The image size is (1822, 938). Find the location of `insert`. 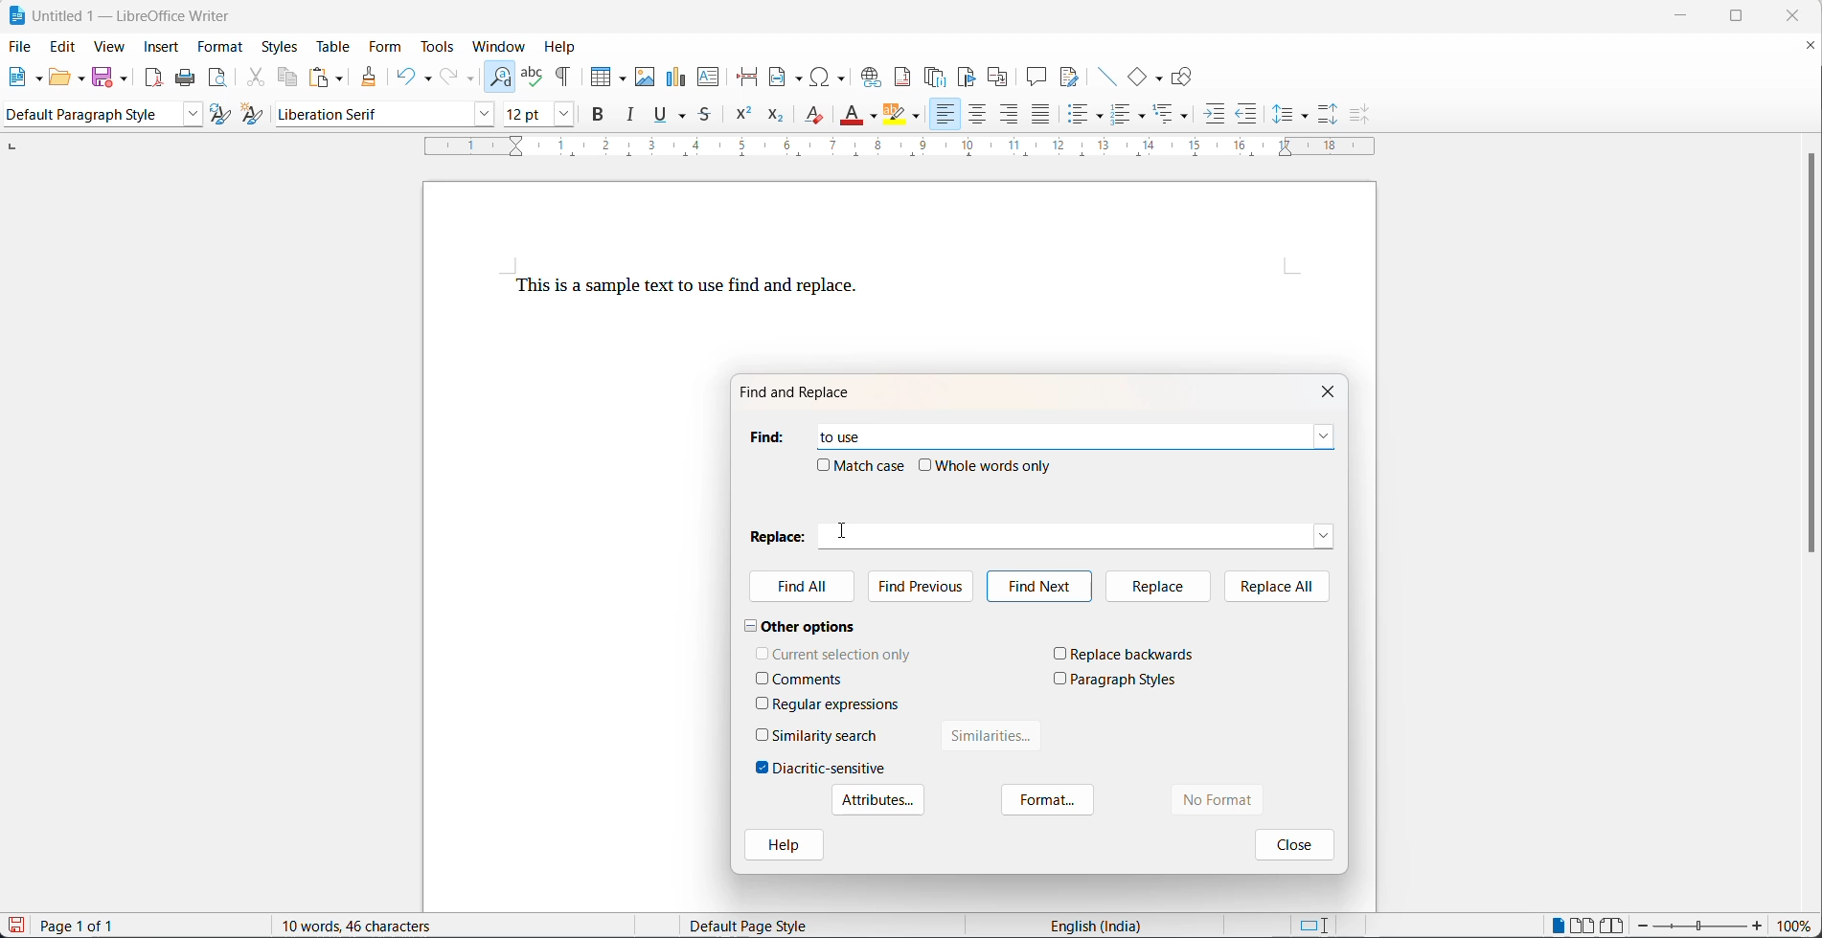

insert is located at coordinates (162, 46).